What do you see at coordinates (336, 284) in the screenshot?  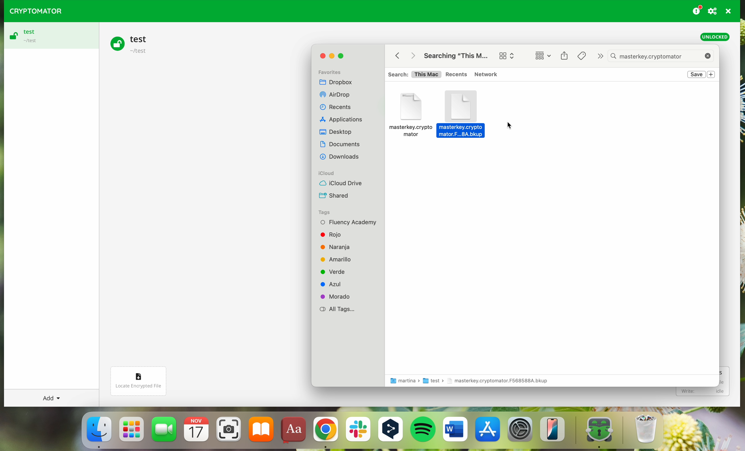 I see `Azul` at bounding box center [336, 284].